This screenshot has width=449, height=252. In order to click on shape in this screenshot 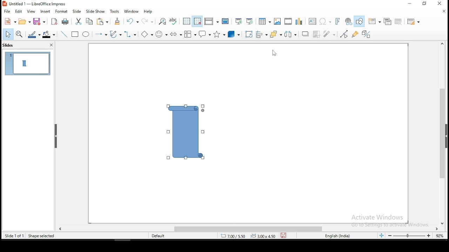, I will do `click(186, 132)`.